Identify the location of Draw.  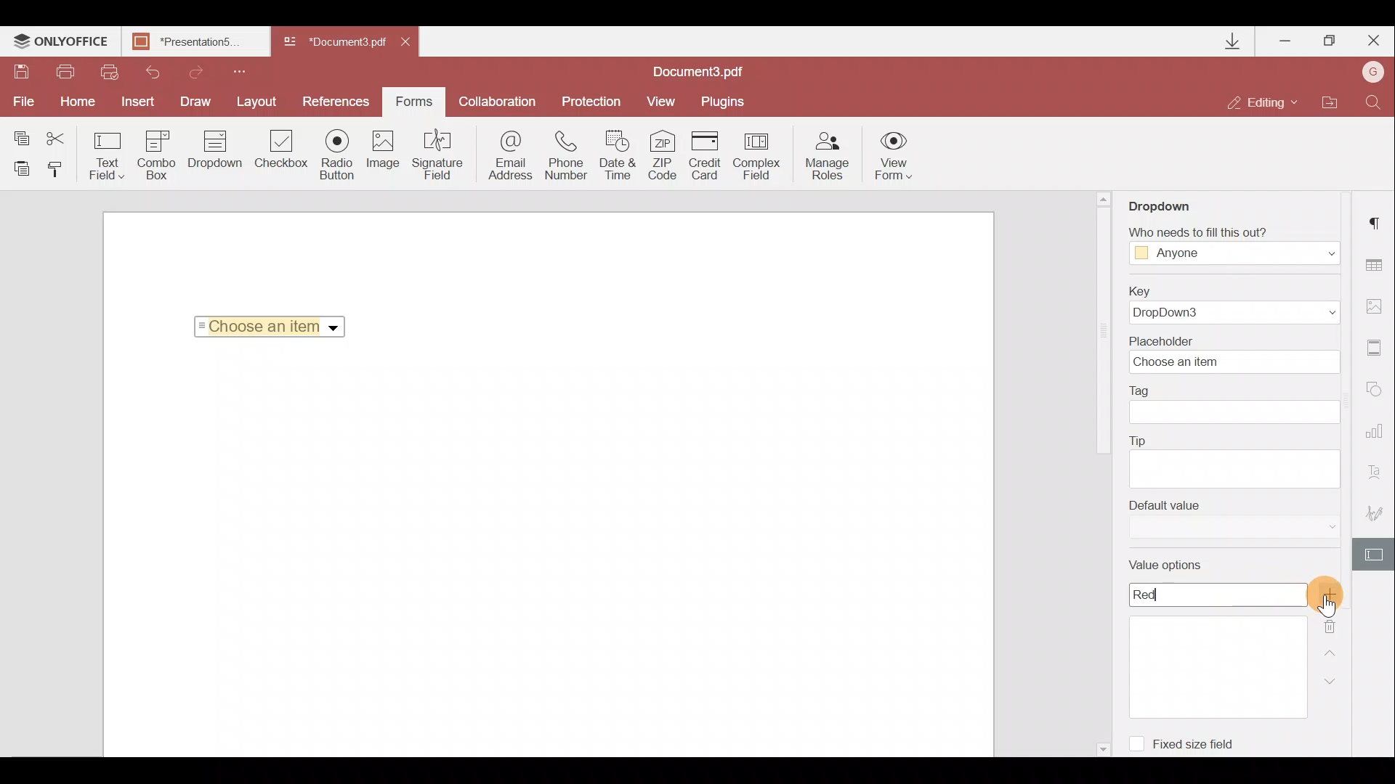
(199, 102).